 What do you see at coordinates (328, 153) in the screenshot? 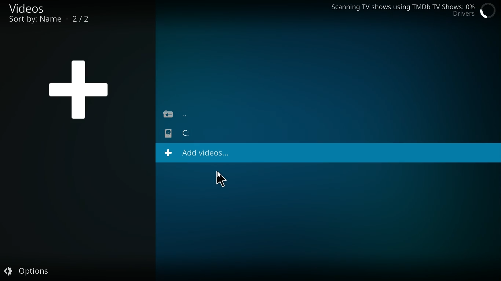
I see `+ Add videos...` at bounding box center [328, 153].